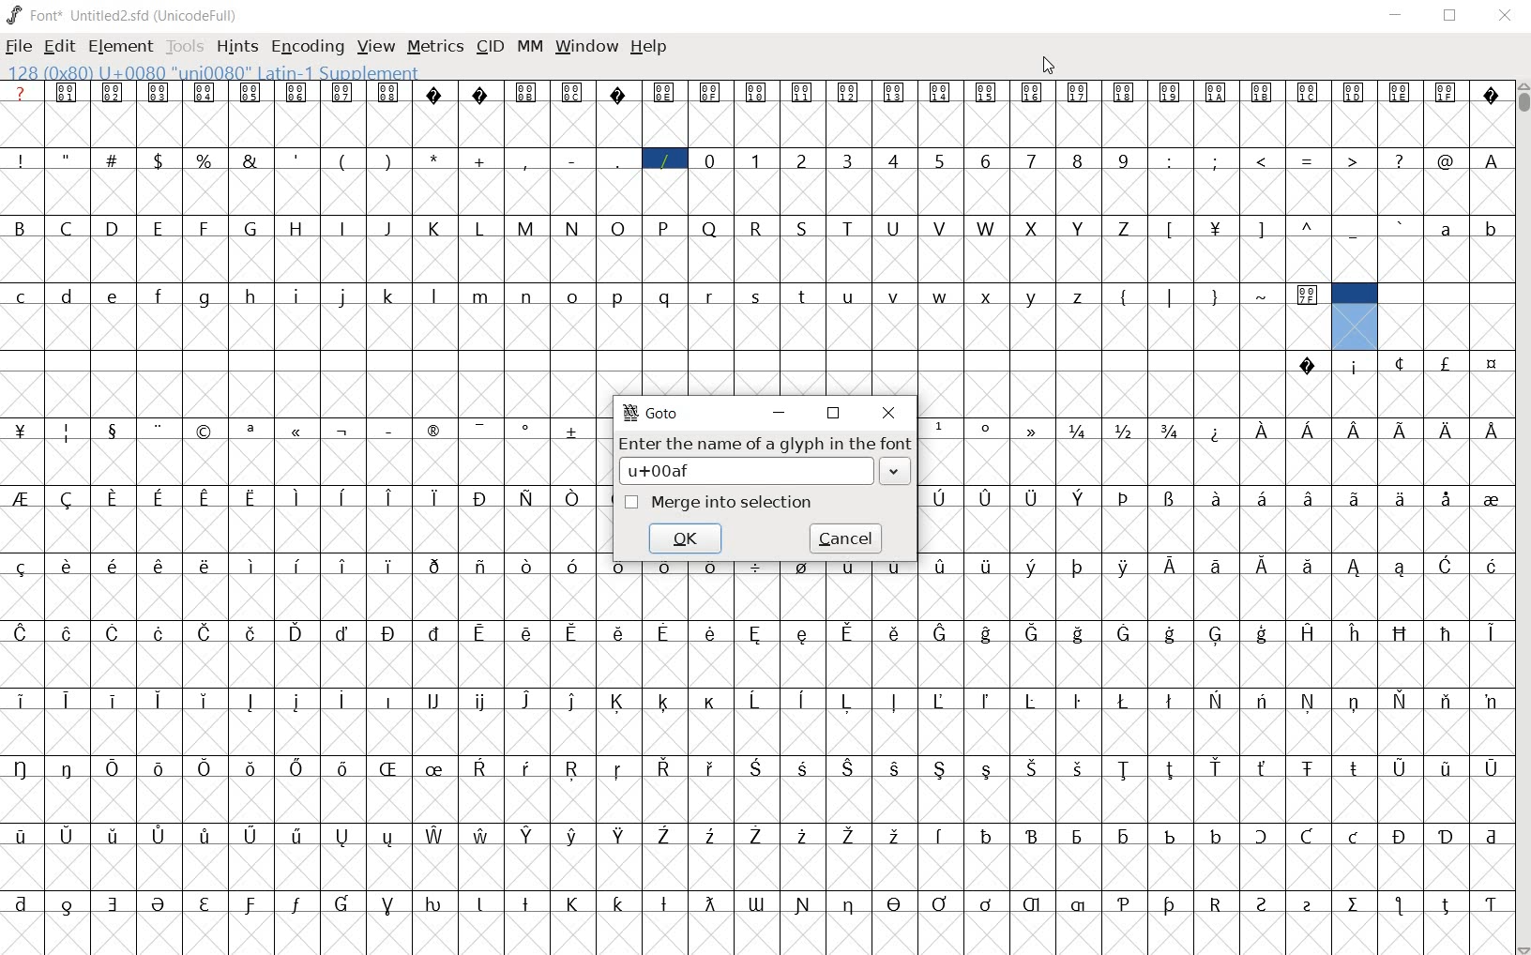 This screenshot has width=1531, height=955. I want to click on Symbol, so click(1124, 835).